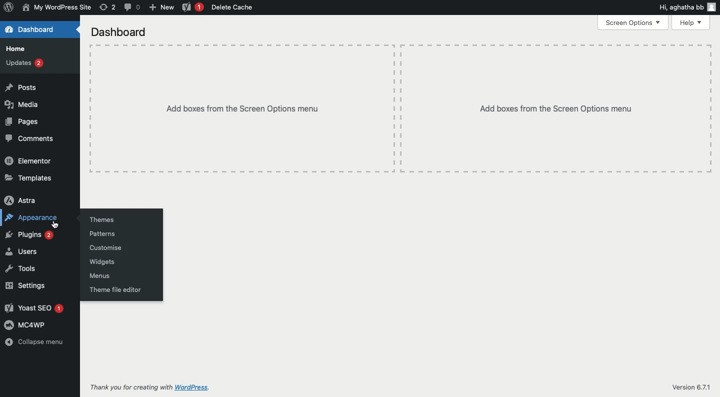 The height and width of the screenshot is (397, 720). Describe the element at coordinates (686, 7) in the screenshot. I see `Hi user` at that location.